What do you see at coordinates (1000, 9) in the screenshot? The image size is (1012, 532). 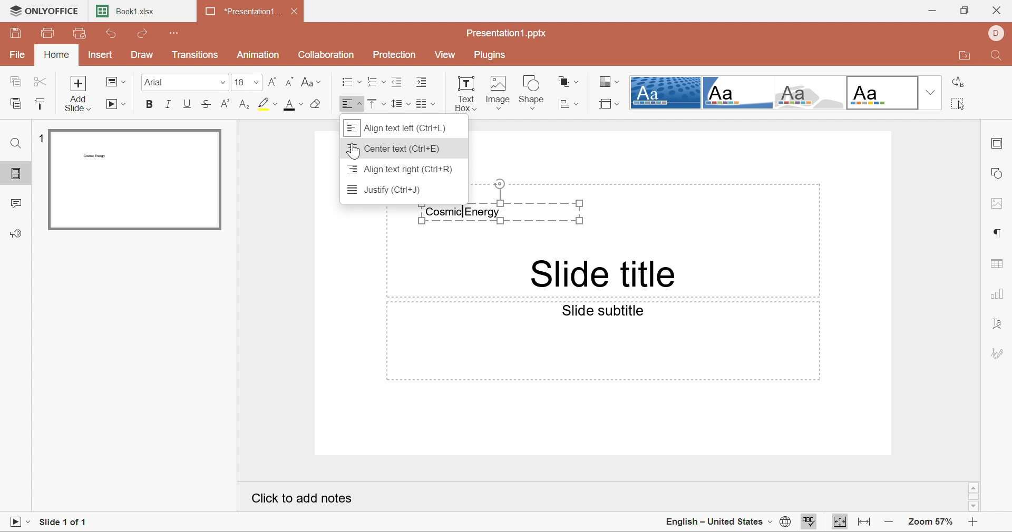 I see `Close` at bounding box center [1000, 9].